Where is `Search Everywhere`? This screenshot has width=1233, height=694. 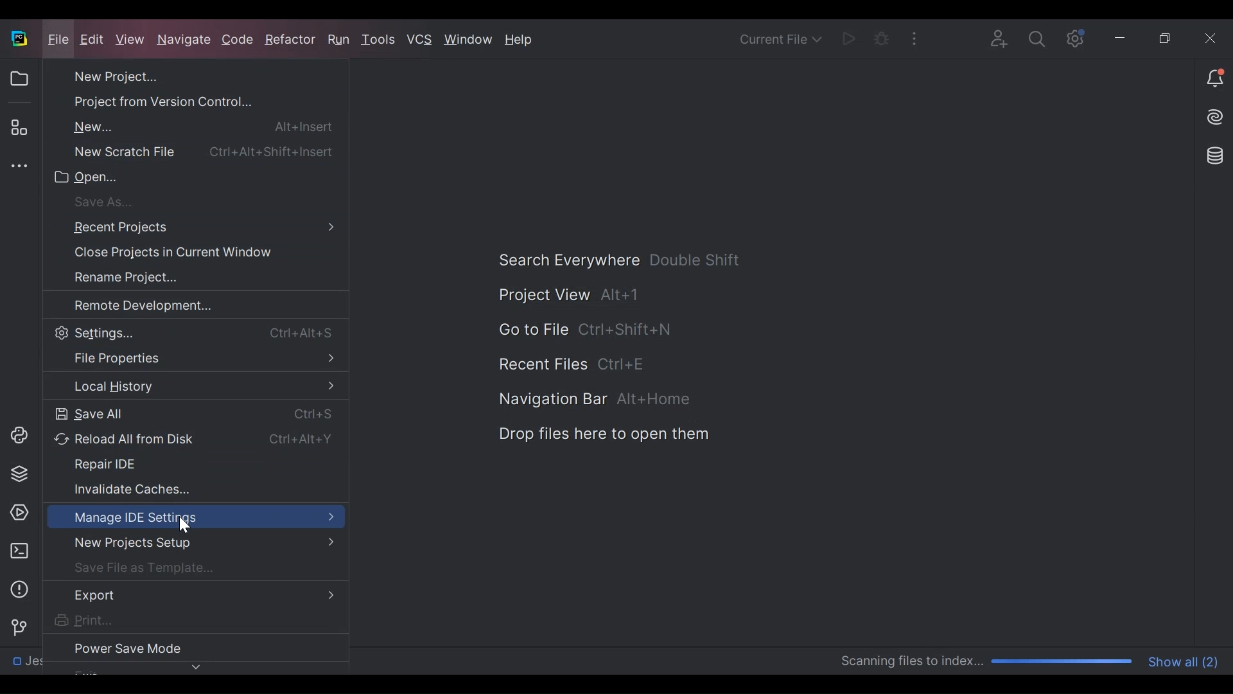 Search Everywhere is located at coordinates (620, 260).